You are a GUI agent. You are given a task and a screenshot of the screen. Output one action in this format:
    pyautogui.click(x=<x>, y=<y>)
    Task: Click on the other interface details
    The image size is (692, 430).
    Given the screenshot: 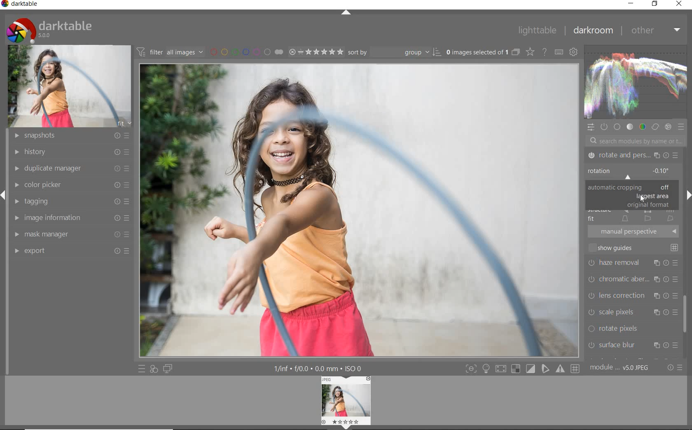 What is the action you would take?
    pyautogui.click(x=316, y=369)
    